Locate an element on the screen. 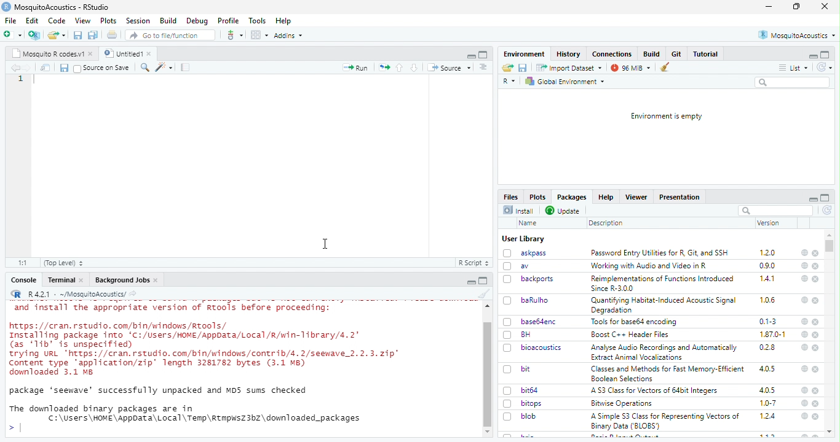  close is located at coordinates (92, 54).